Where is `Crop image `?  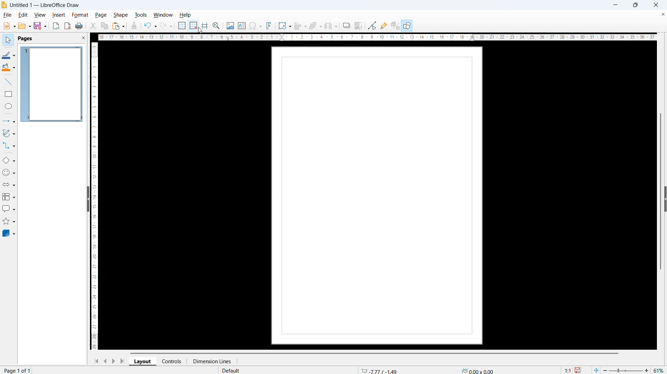
Crop image  is located at coordinates (359, 26).